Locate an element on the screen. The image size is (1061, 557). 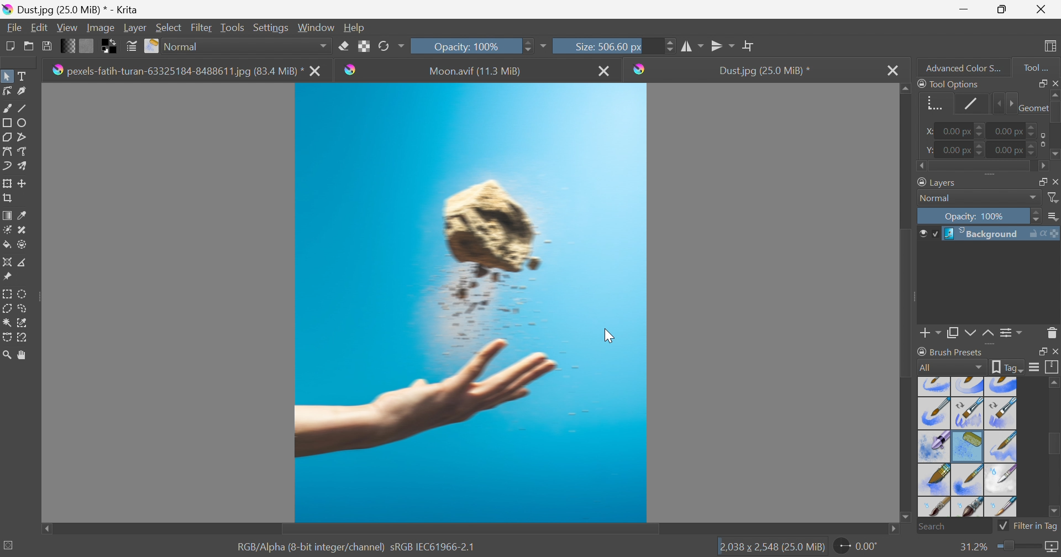
X: is located at coordinates (926, 132).